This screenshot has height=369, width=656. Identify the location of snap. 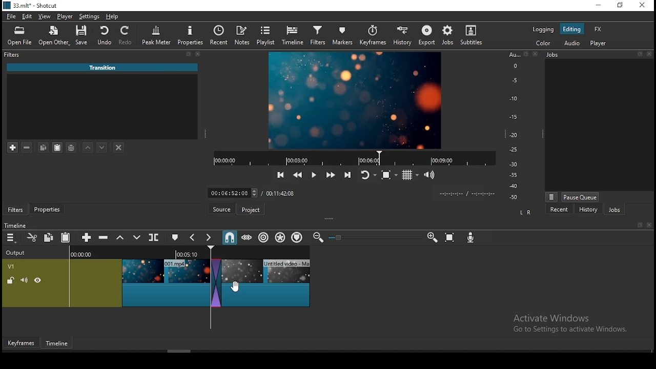
(231, 238).